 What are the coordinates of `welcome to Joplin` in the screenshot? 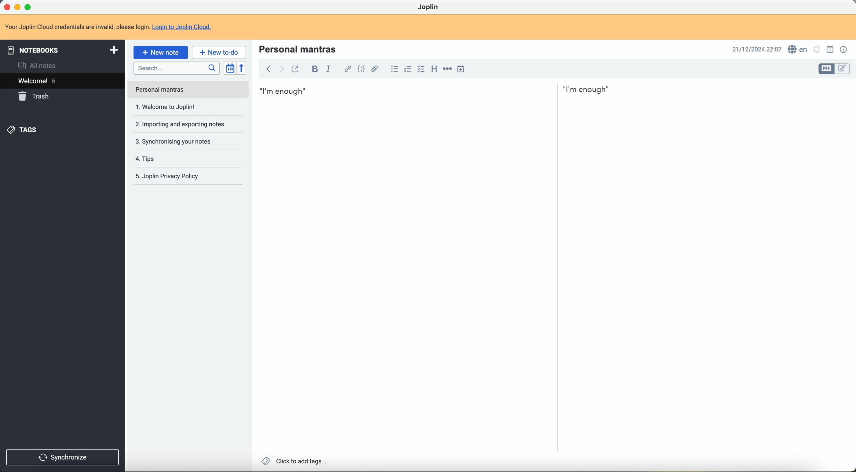 It's located at (167, 90).